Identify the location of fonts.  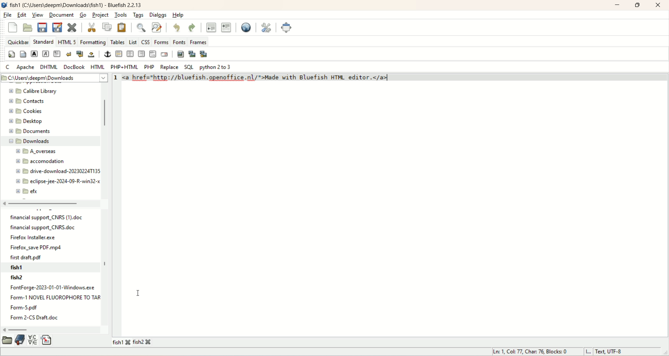
(180, 42).